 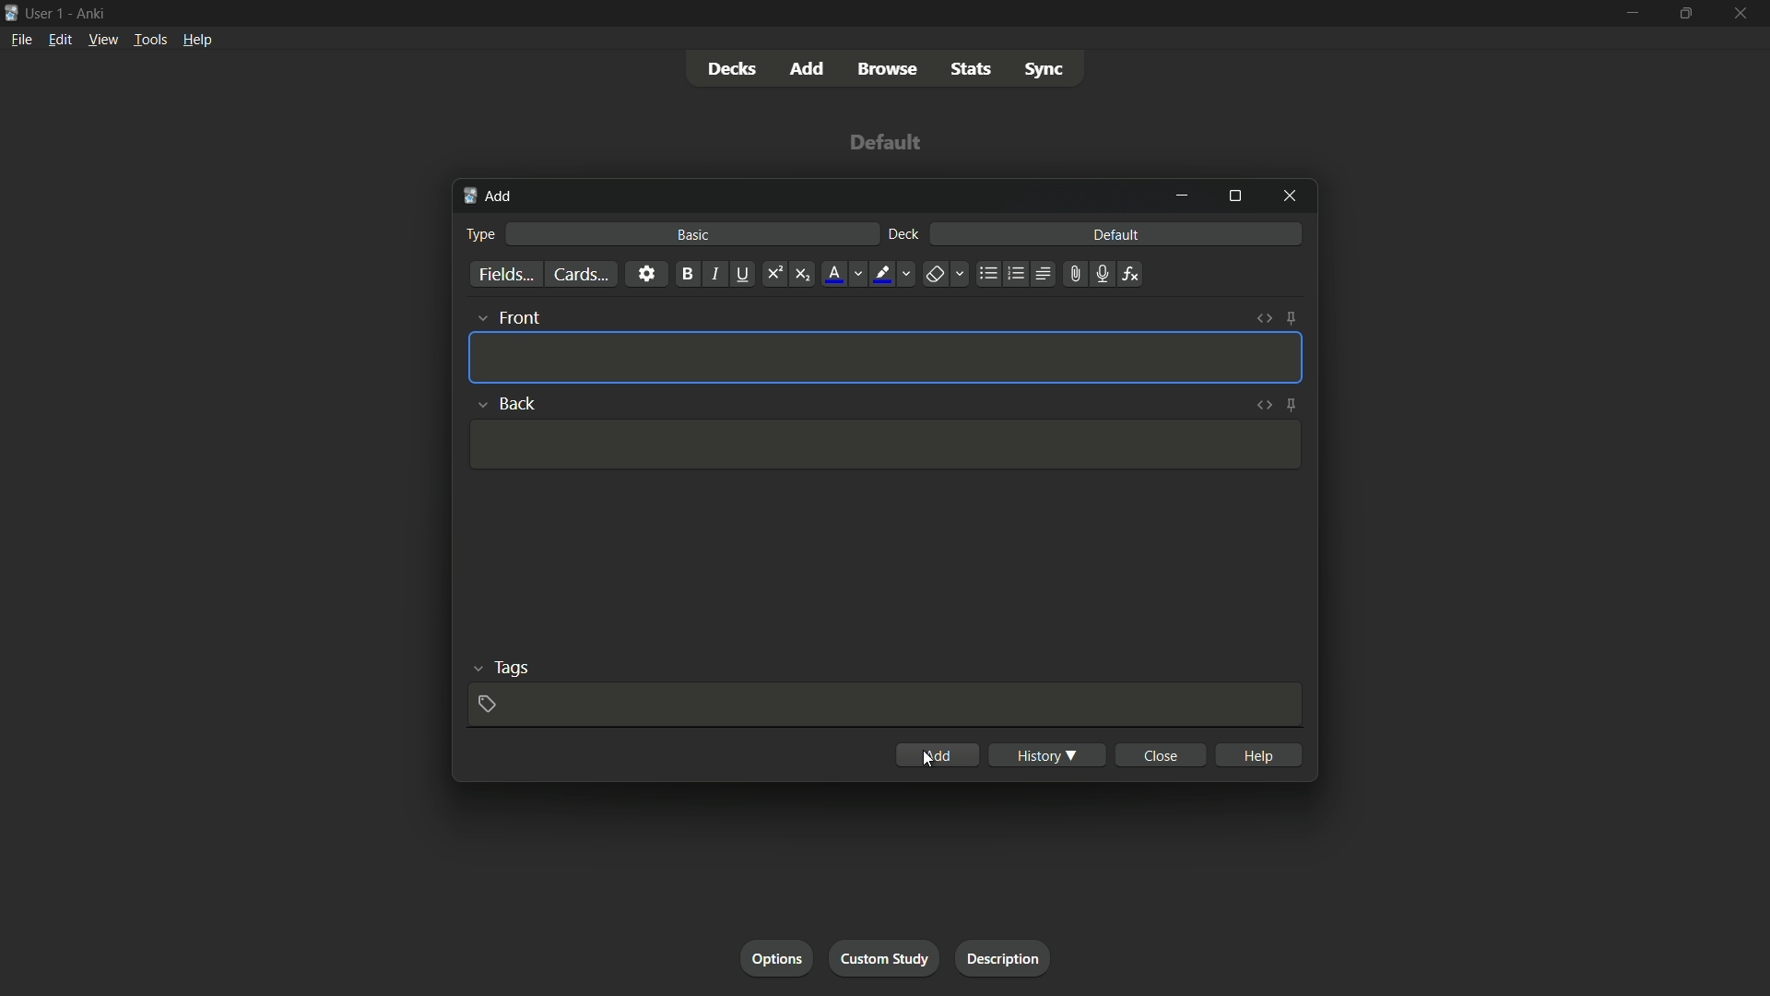 I want to click on add, so click(x=938, y=753).